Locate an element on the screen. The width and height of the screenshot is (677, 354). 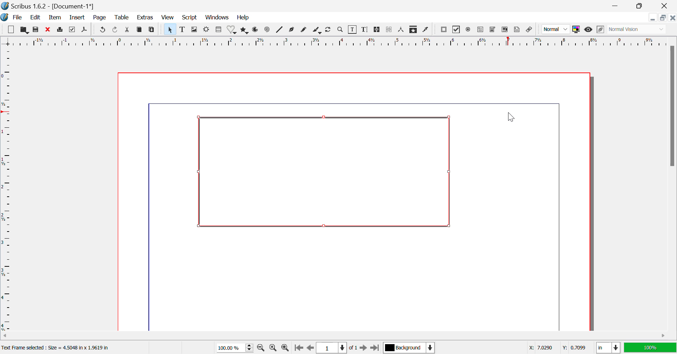
 is located at coordinates (540, 347).